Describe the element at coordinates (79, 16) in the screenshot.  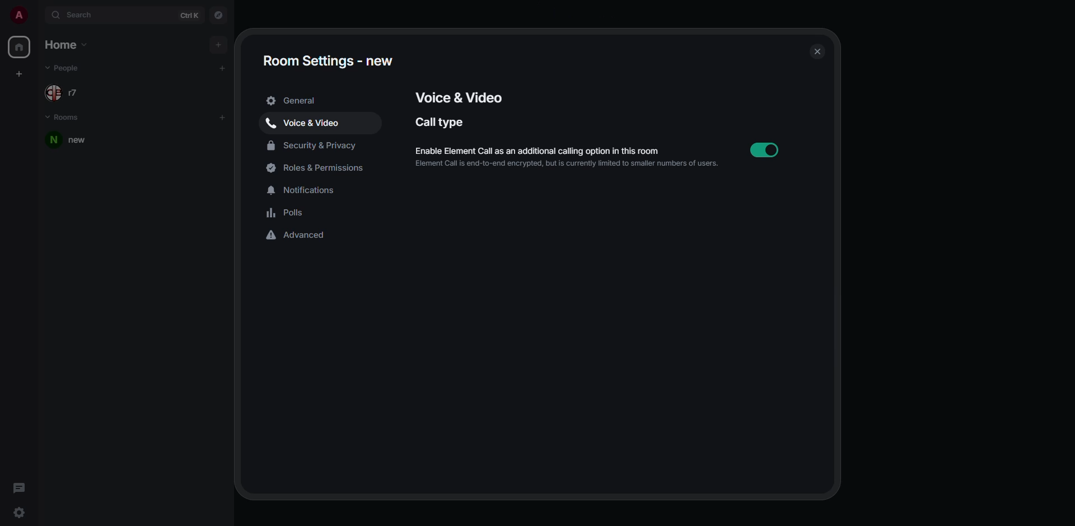
I see `search` at that location.